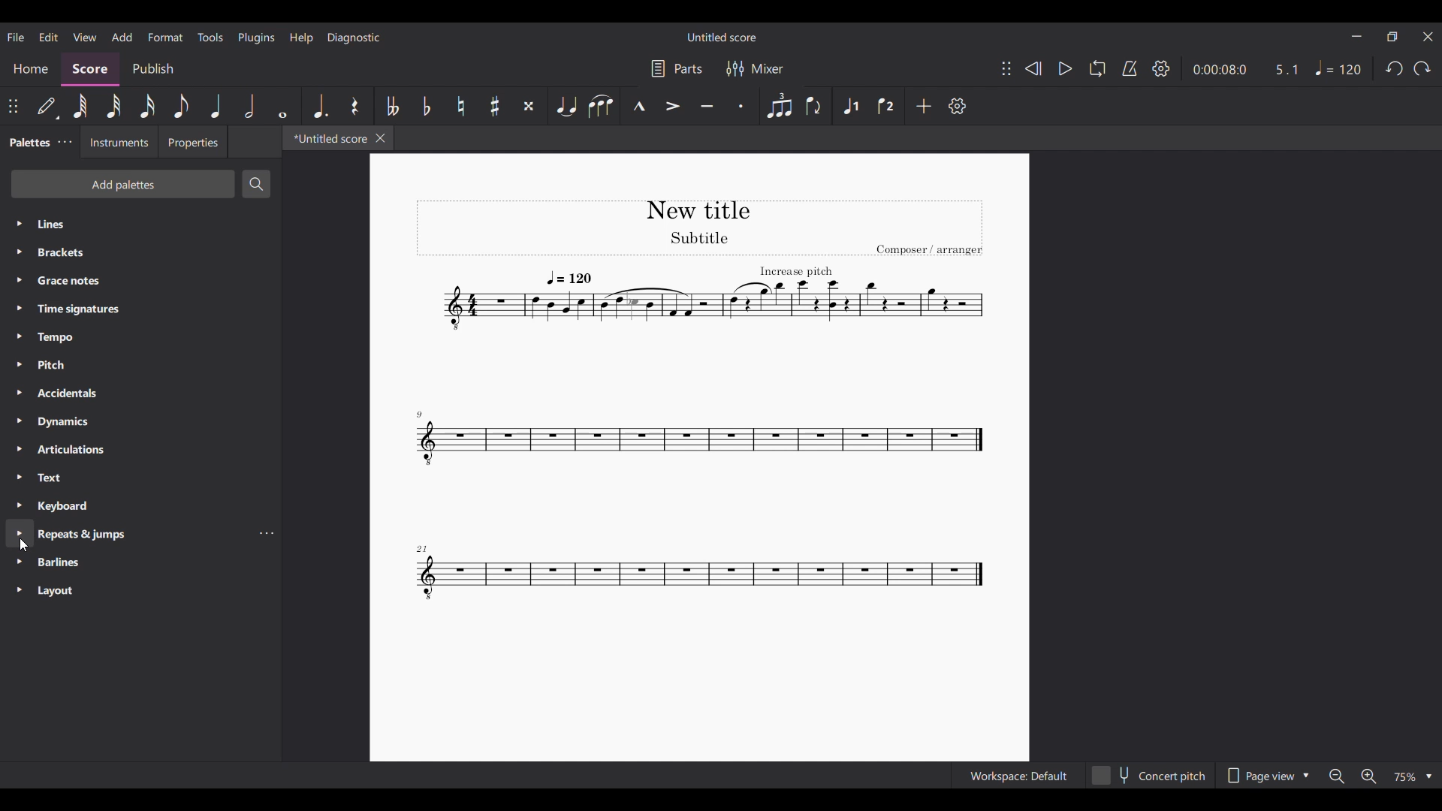 This screenshot has height=811, width=1442. I want to click on Current score, so click(698, 403).